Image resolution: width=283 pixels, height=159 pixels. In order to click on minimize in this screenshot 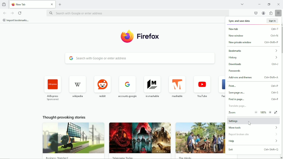, I will do `click(259, 4)`.